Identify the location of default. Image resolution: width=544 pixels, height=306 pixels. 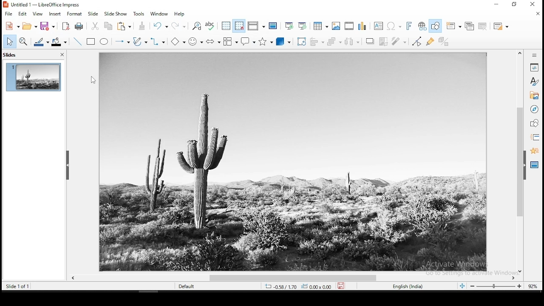
(181, 286).